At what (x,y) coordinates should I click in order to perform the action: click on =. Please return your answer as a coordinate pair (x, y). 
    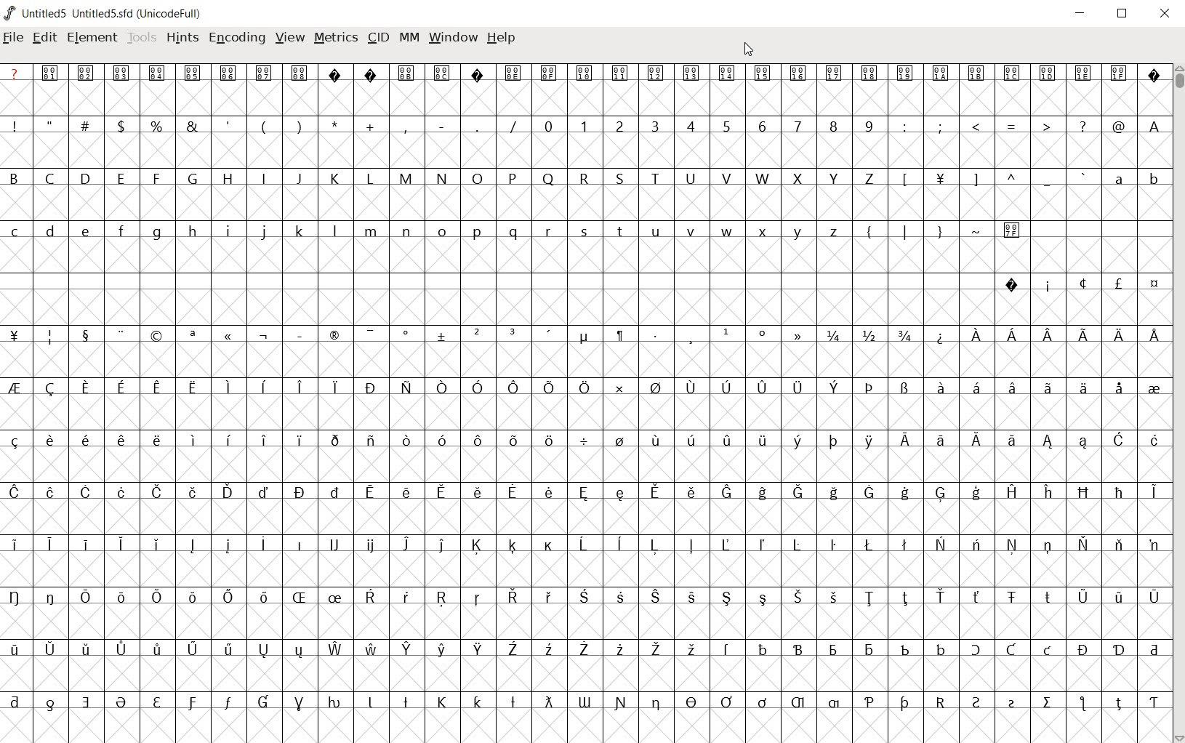
    Looking at the image, I should click on (1012, 126).